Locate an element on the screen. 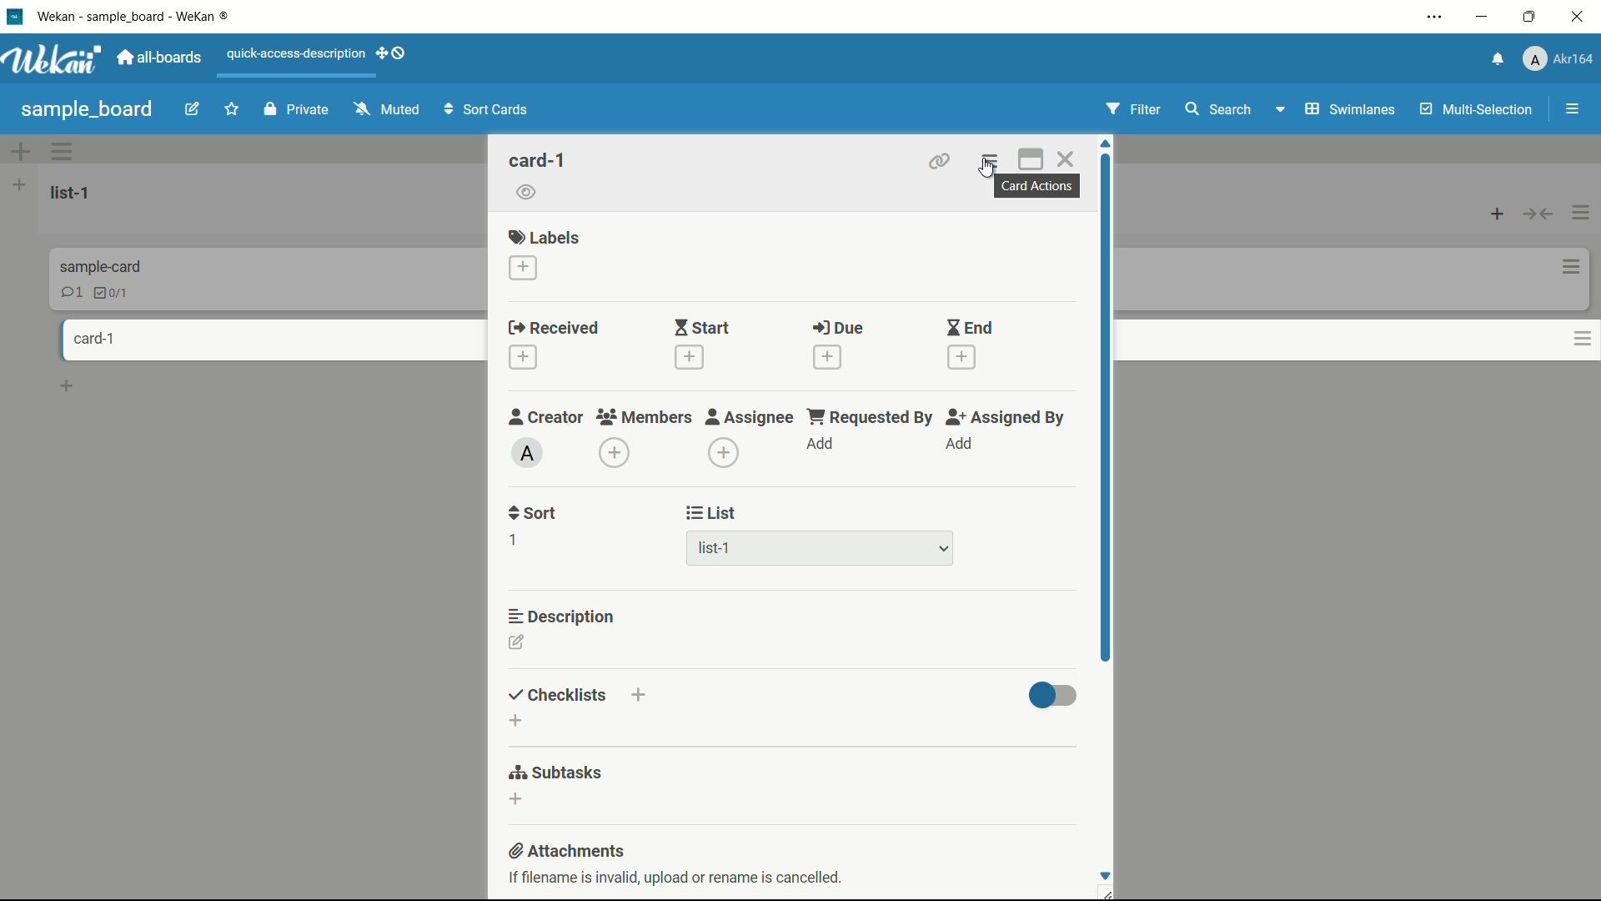 This screenshot has height=901, width=1601. 1 is located at coordinates (513, 538).